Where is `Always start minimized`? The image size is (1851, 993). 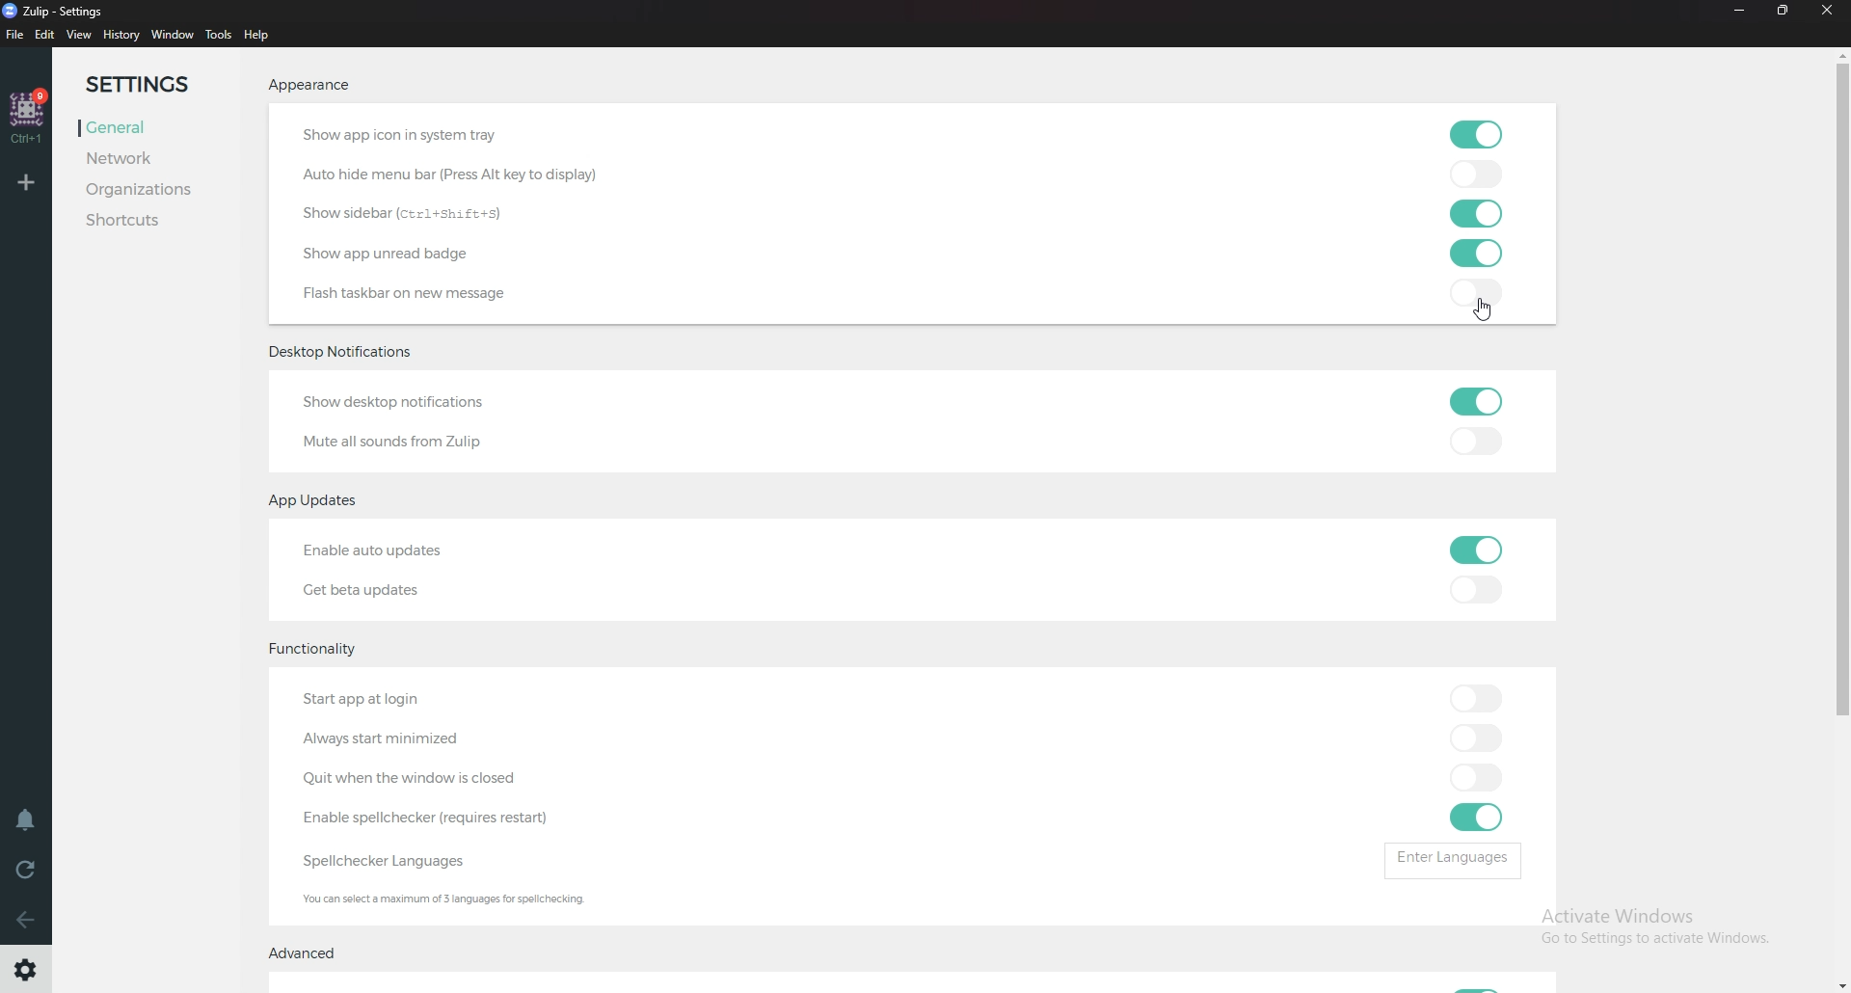 Always start minimized is located at coordinates (401, 739).